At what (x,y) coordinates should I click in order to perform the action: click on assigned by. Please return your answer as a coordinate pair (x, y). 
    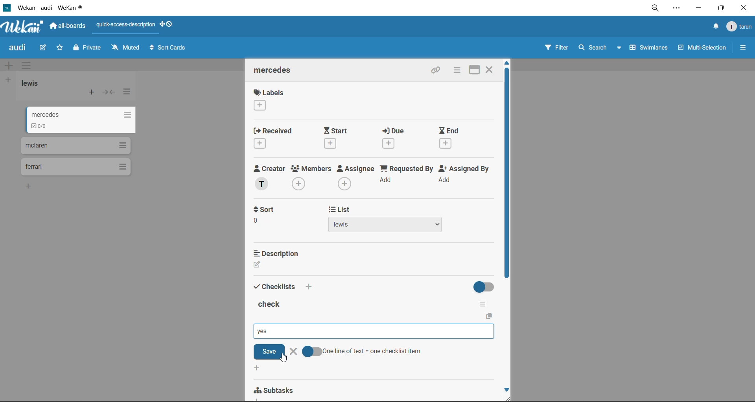
    Looking at the image, I should click on (466, 177).